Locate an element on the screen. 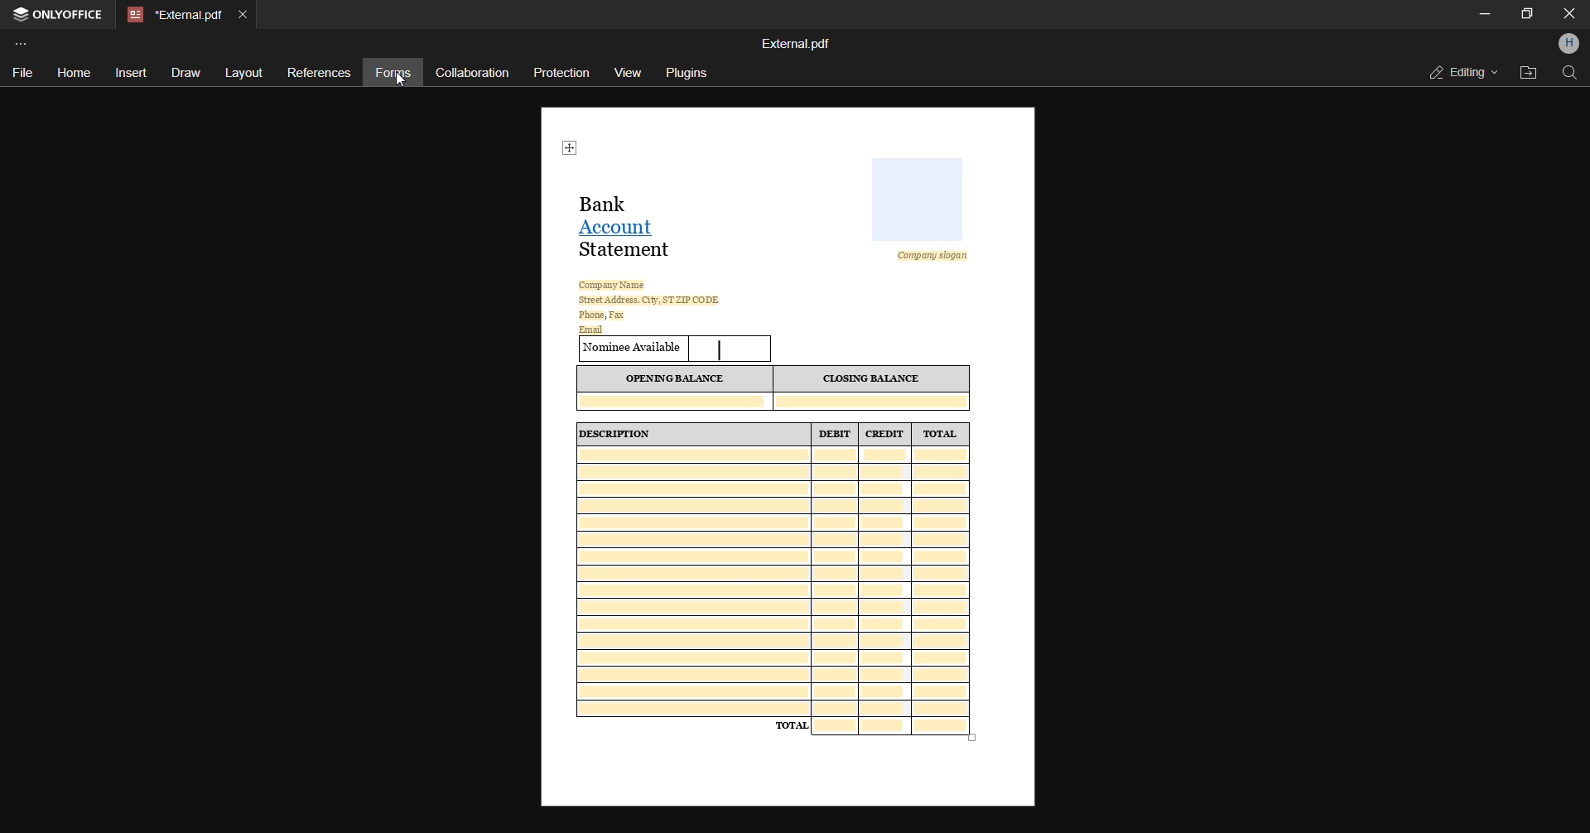 This screenshot has height=833, width=1590. file name is located at coordinates (794, 41).